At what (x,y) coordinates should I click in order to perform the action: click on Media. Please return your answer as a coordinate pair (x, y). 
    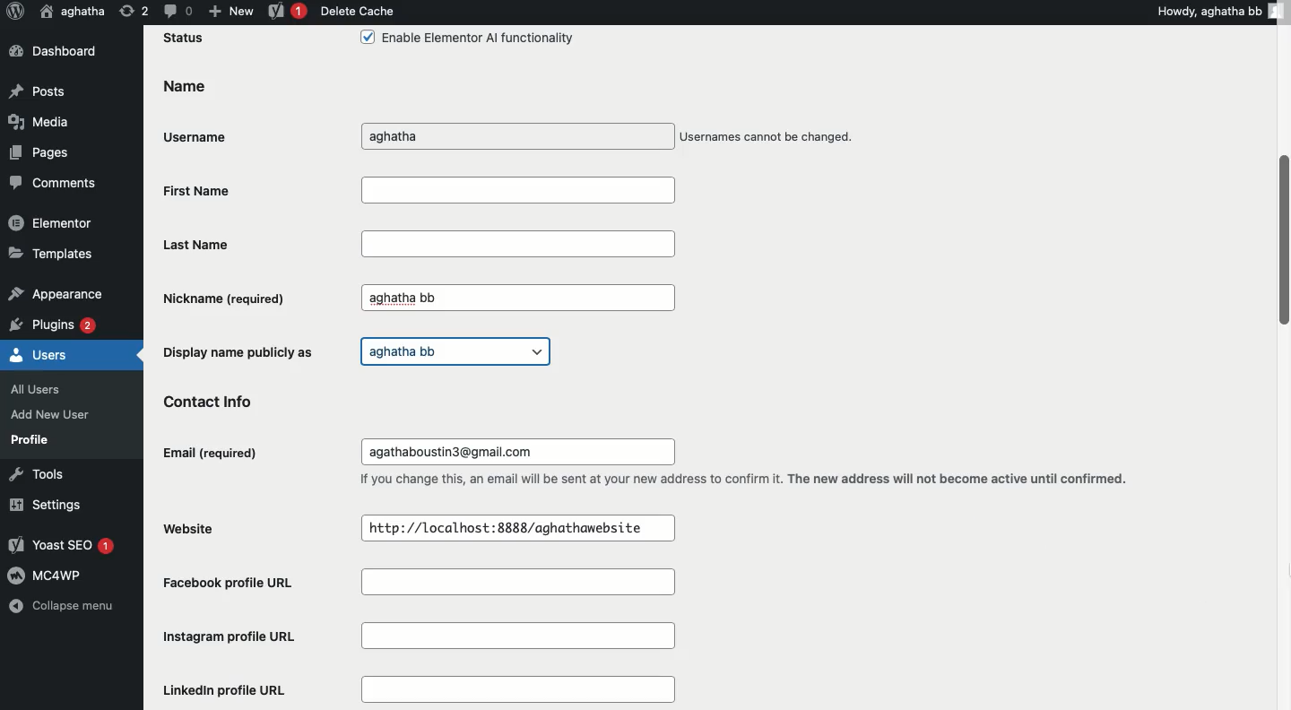
    Looking at the image, I should click on (37, 121).